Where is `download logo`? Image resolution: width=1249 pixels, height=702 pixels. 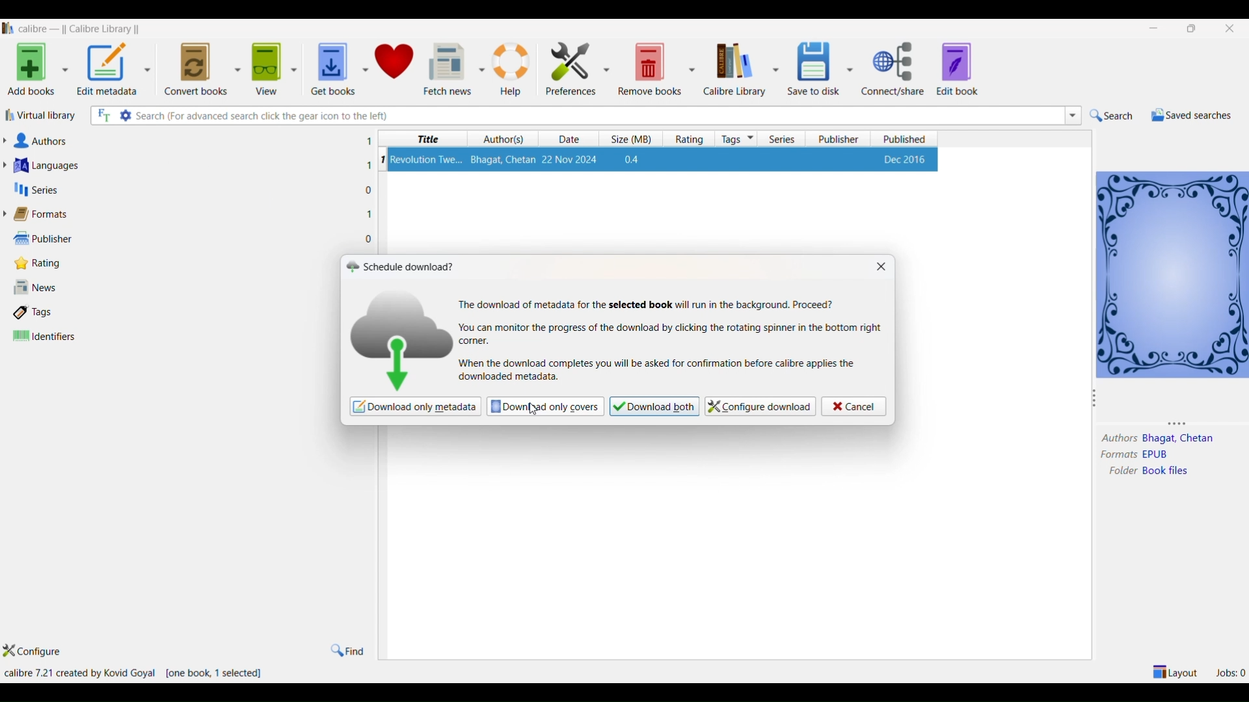 download logo is located at coordinates (401, 338).